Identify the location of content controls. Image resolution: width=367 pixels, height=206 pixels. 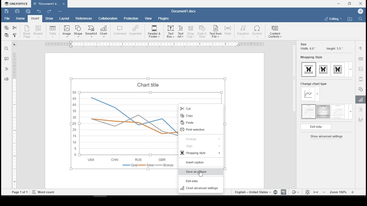
(276, 32).